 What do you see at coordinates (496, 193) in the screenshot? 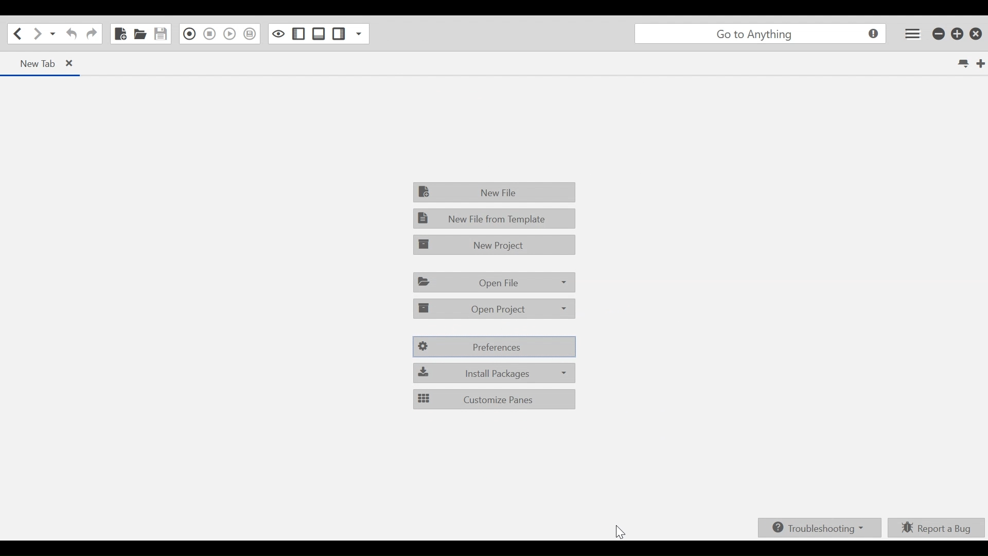
I see `New File` at bounding box center [496, 193].